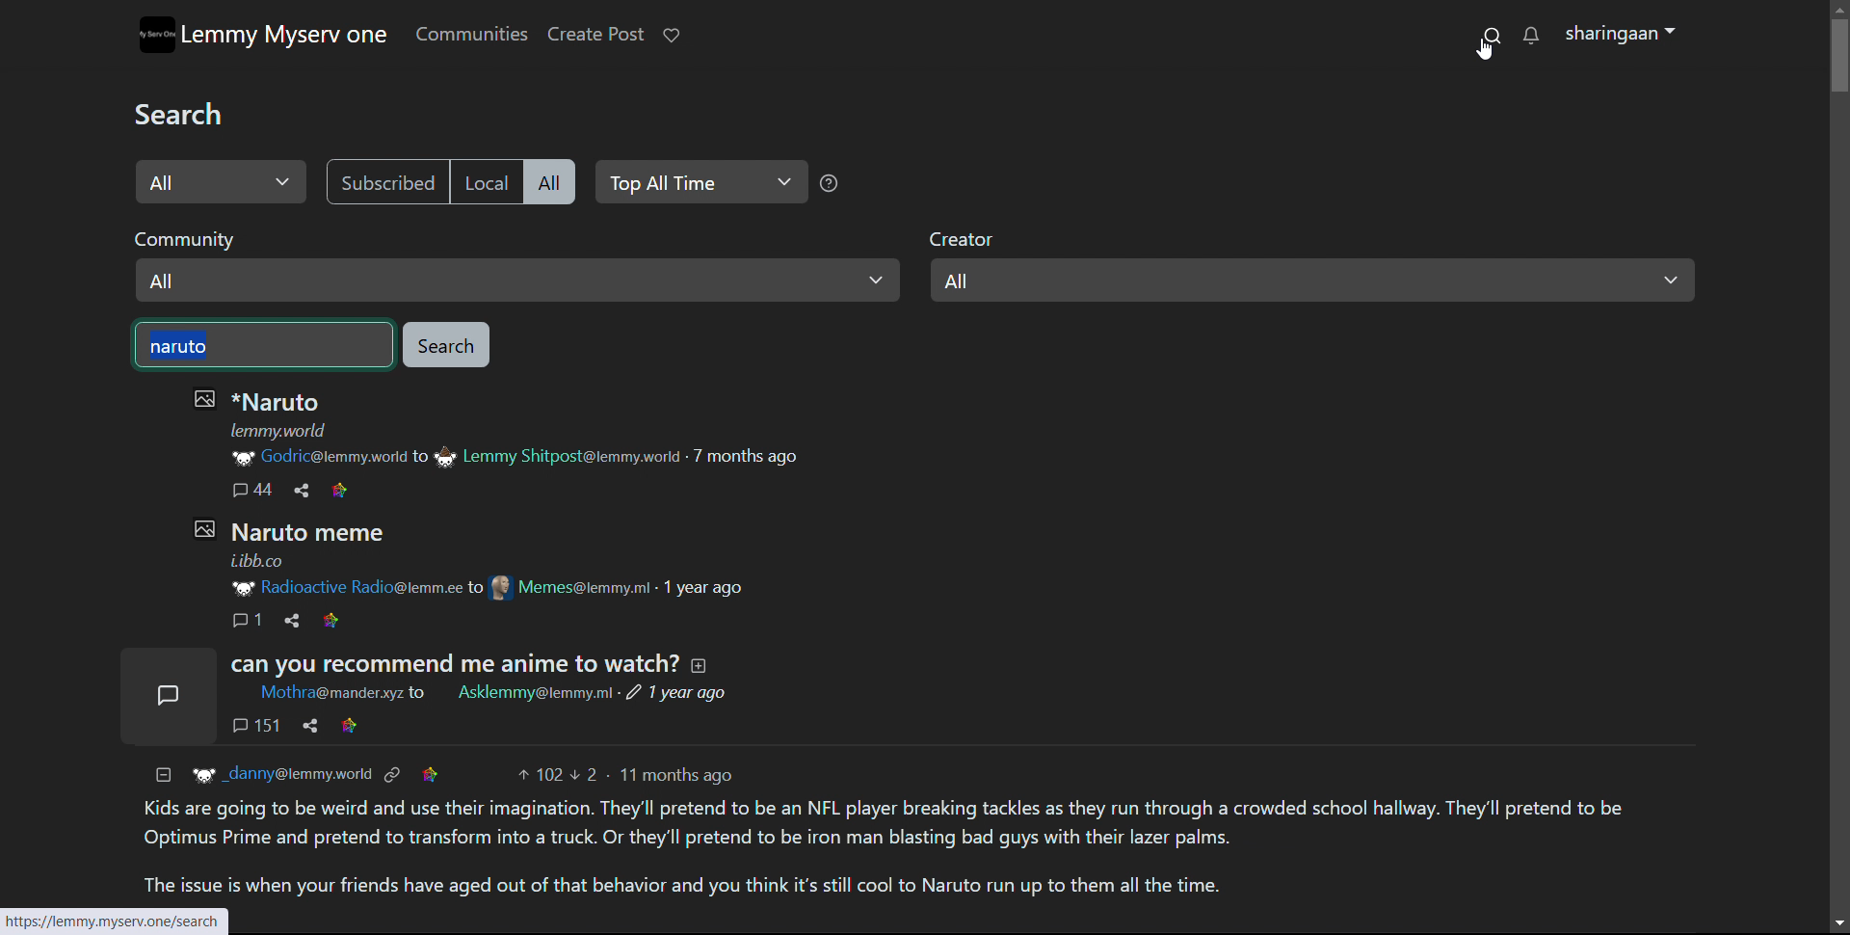 Image resolution: width=1850 pixels, height=935 pixels. Describe the element at coordinates (1837, 8) in the screenshot. I see `scroll up` at that location.